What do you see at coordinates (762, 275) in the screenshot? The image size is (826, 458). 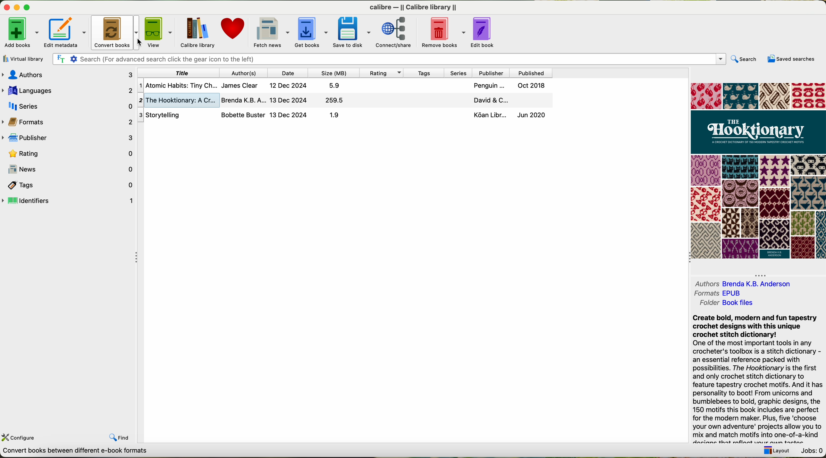 I see `Collapse` at bounding box center [762, 275].